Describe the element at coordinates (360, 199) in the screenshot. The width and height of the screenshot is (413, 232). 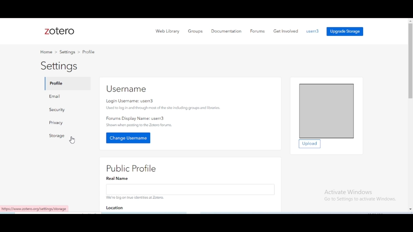
I see `` at that location.